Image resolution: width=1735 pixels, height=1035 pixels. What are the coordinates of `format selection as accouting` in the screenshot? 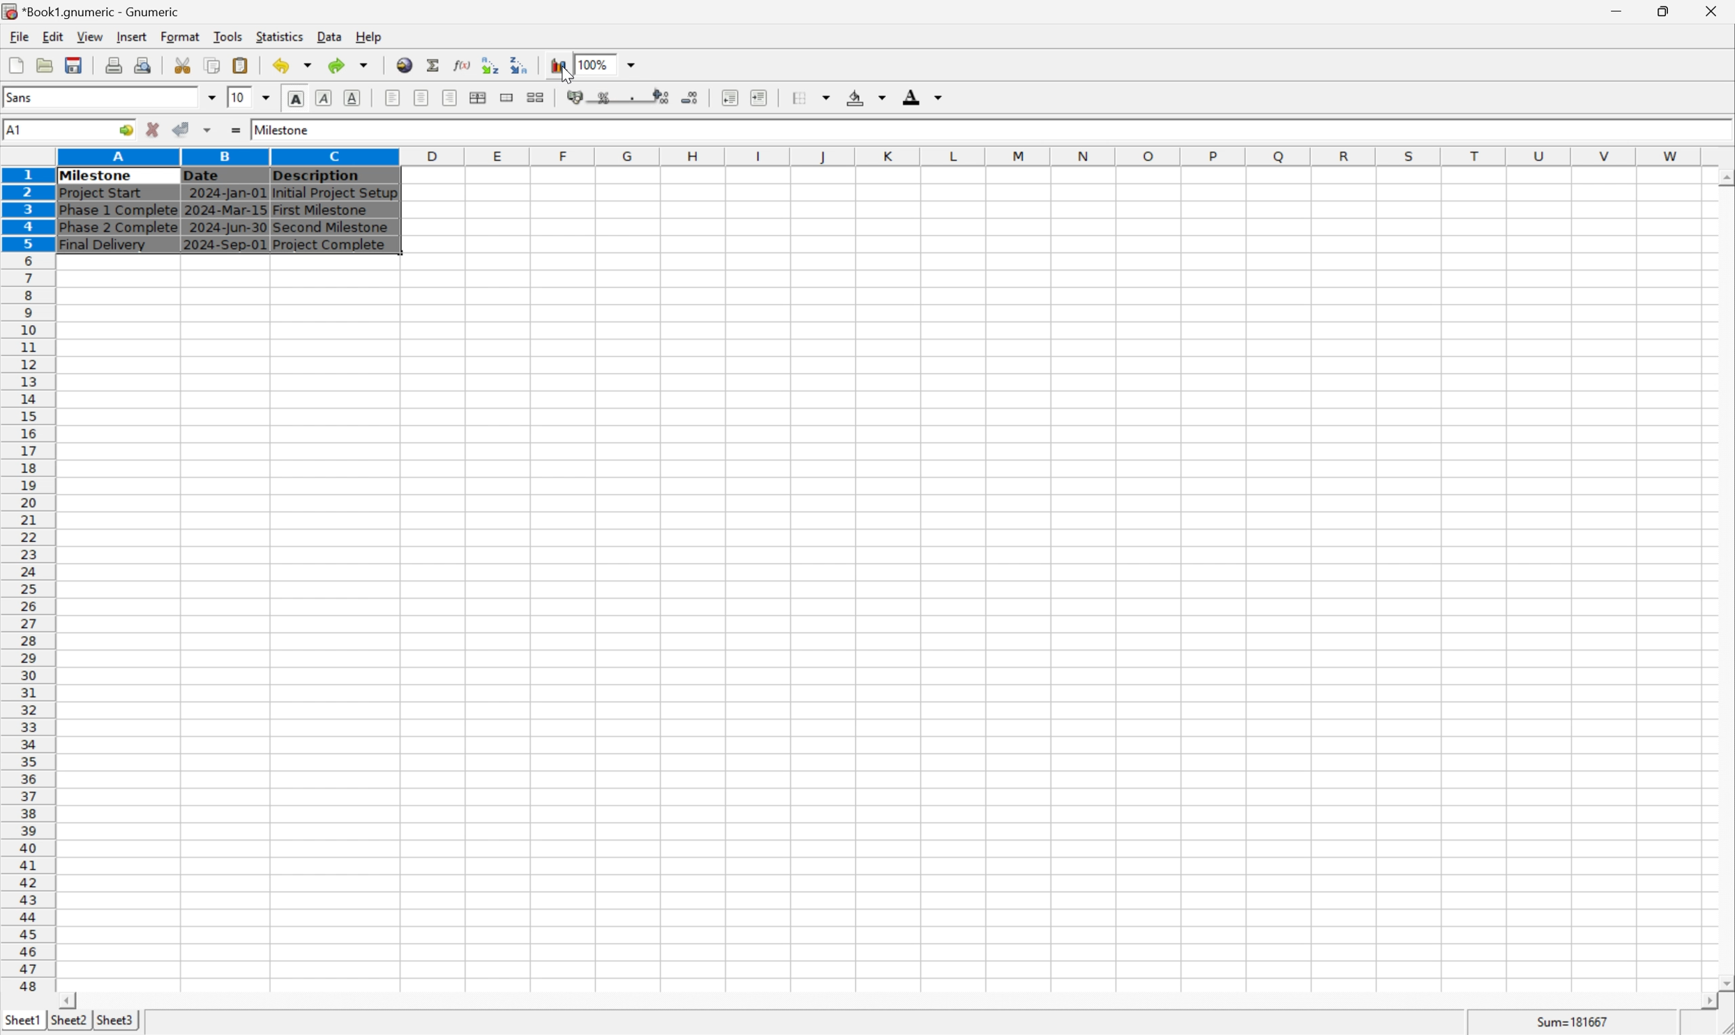 It's located at (577, 98).